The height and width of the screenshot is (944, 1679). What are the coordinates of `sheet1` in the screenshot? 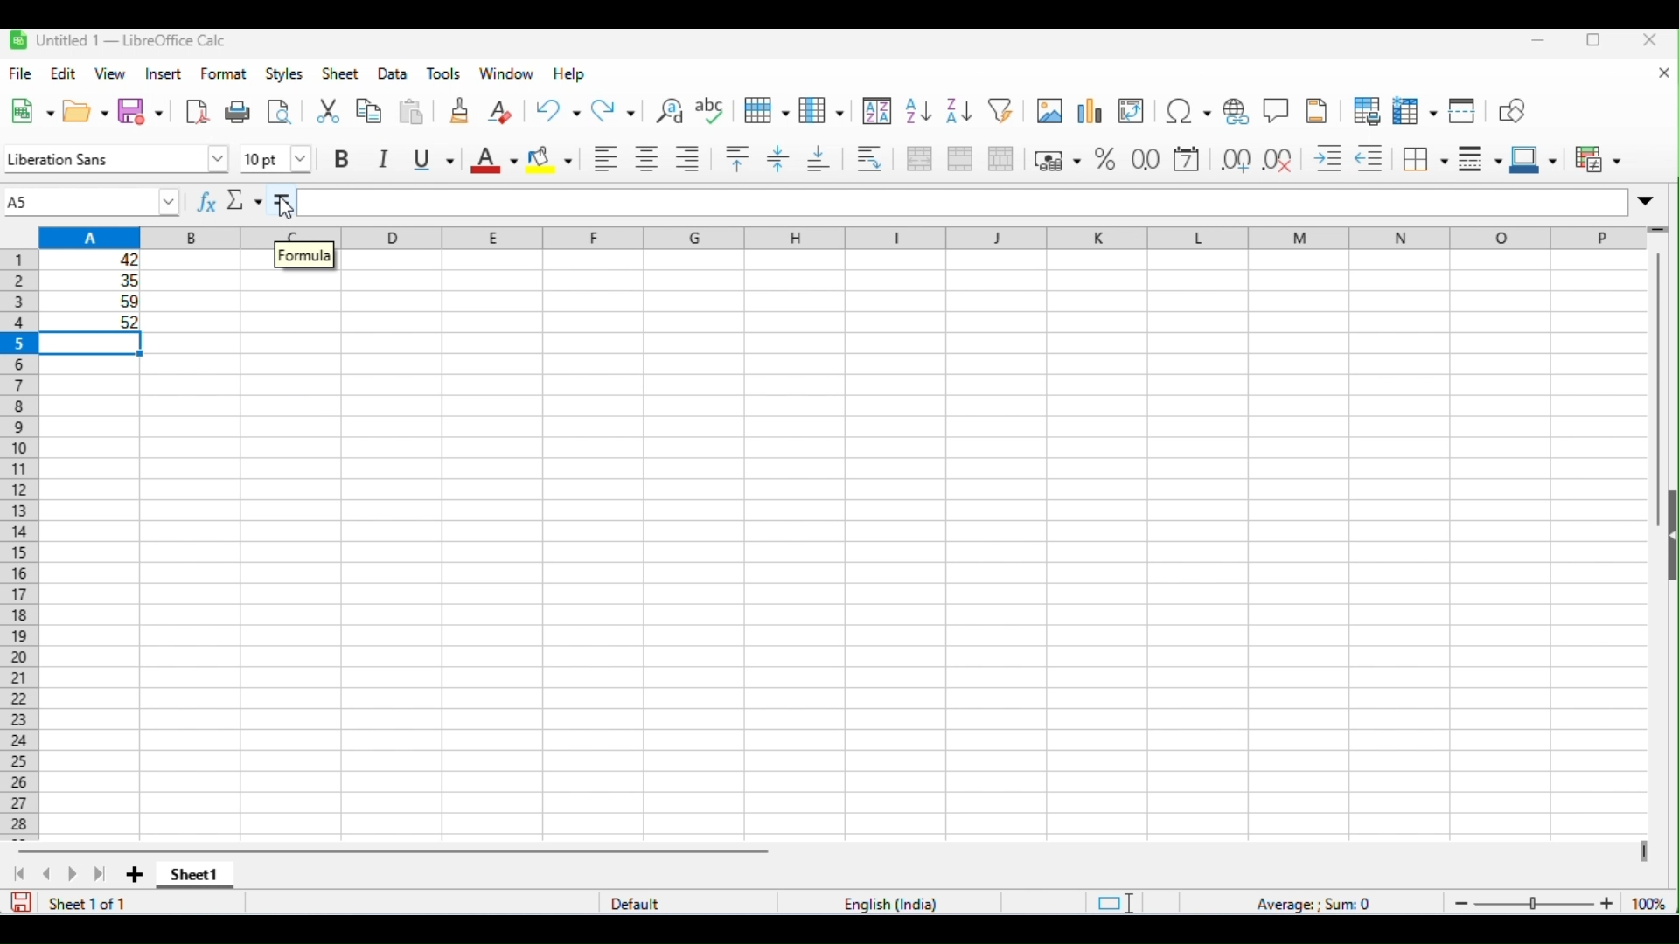 It's located at (195, 878).